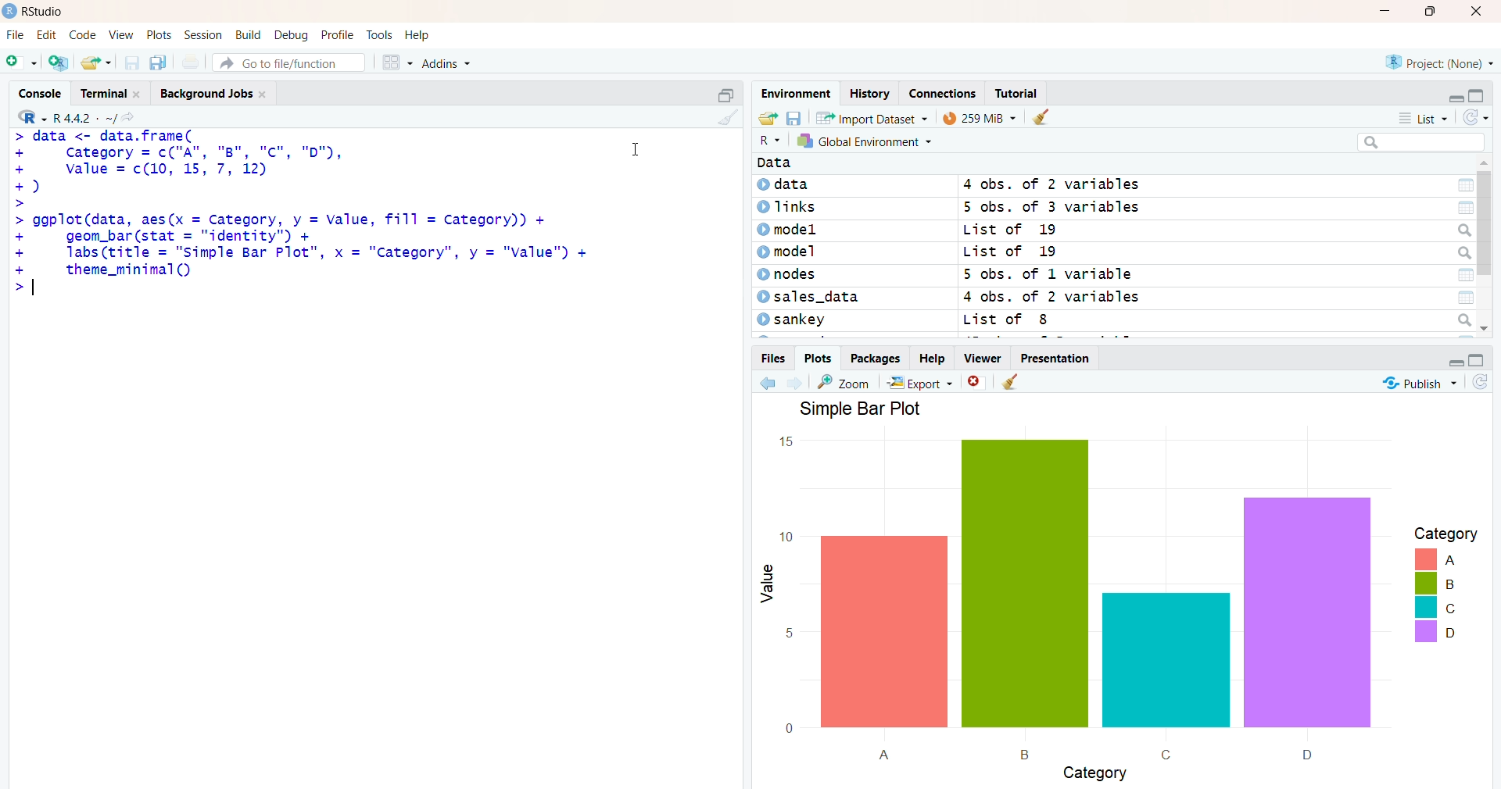  What do you see at coordinates (869, 118) in the screenshot?
I see `import dataset` at bounding box center [869, 118].